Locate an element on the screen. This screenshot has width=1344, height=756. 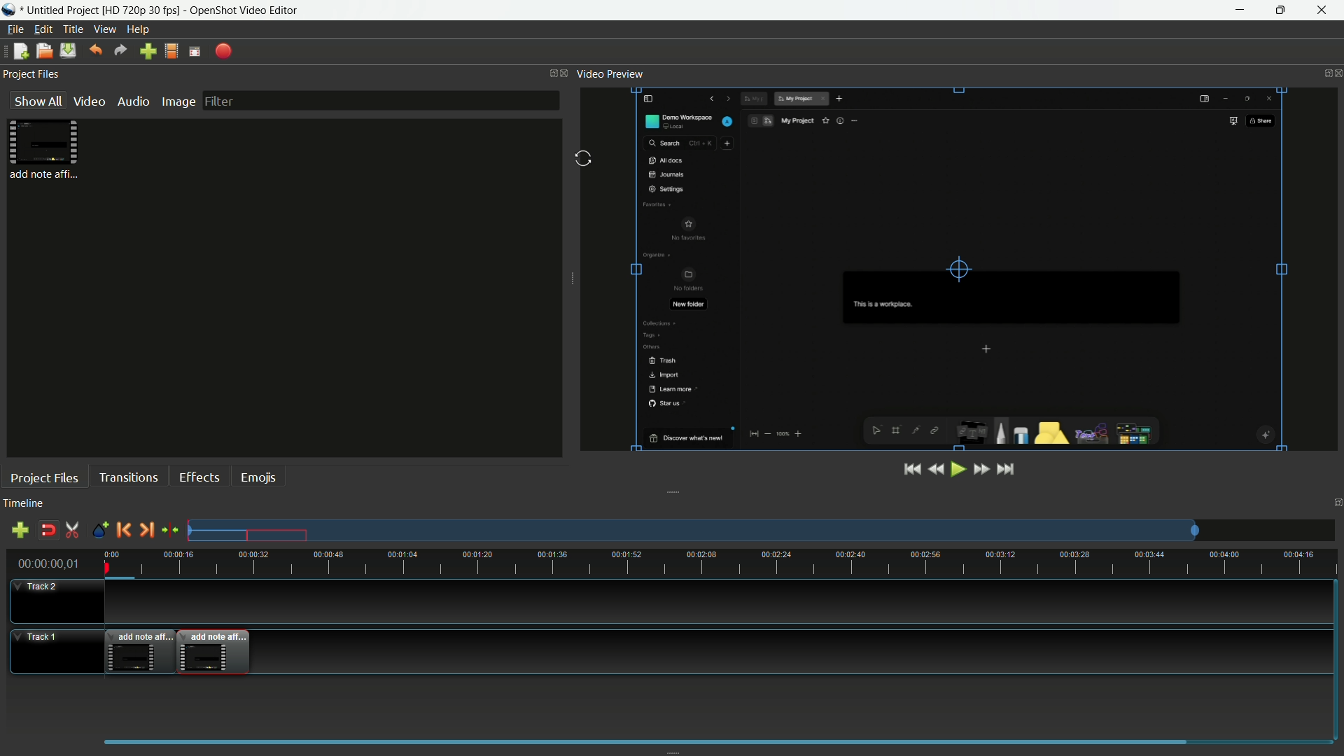
edit menu is located at coordinates (44, 29).